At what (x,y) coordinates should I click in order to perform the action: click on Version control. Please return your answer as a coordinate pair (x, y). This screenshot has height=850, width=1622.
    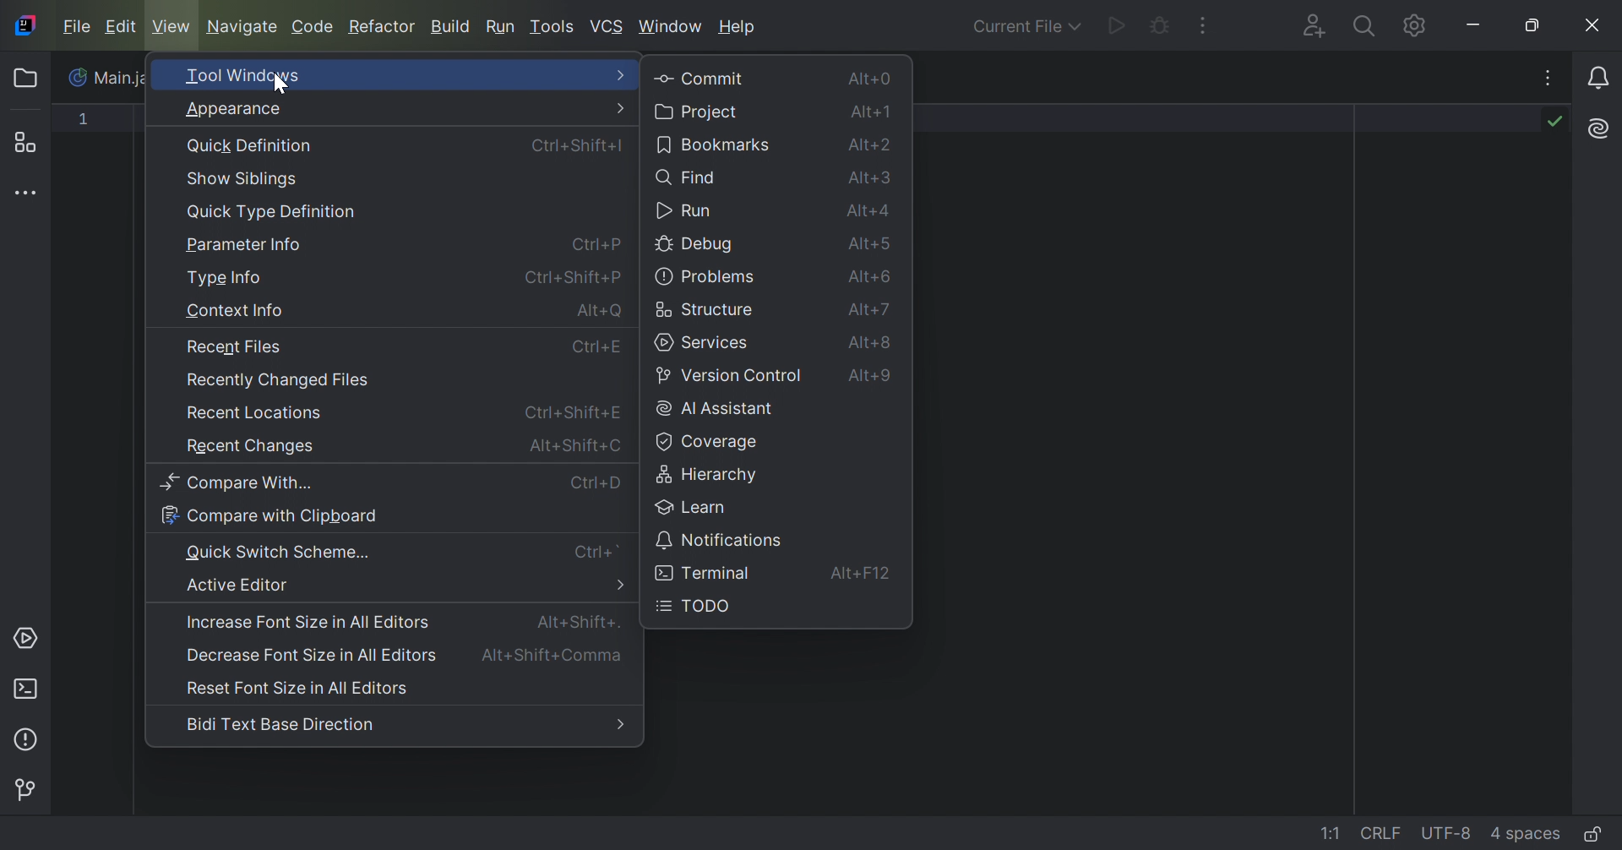
    Looking at the image, I should click on (30, 787).